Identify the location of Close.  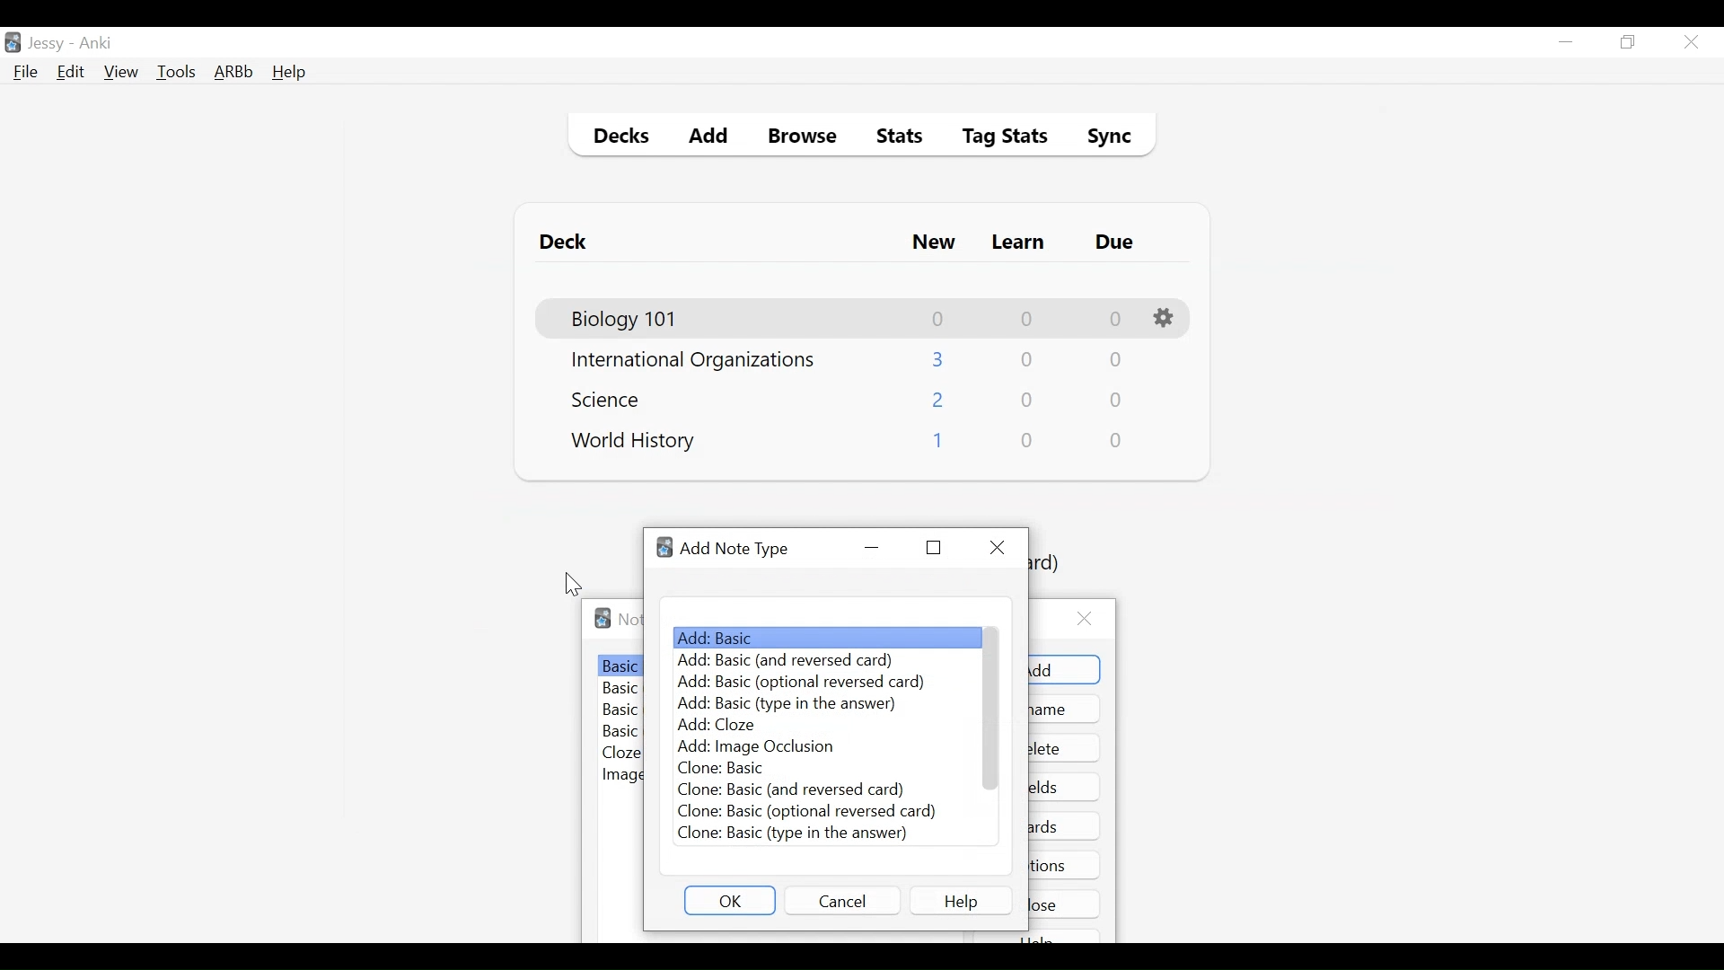
(997, 547).